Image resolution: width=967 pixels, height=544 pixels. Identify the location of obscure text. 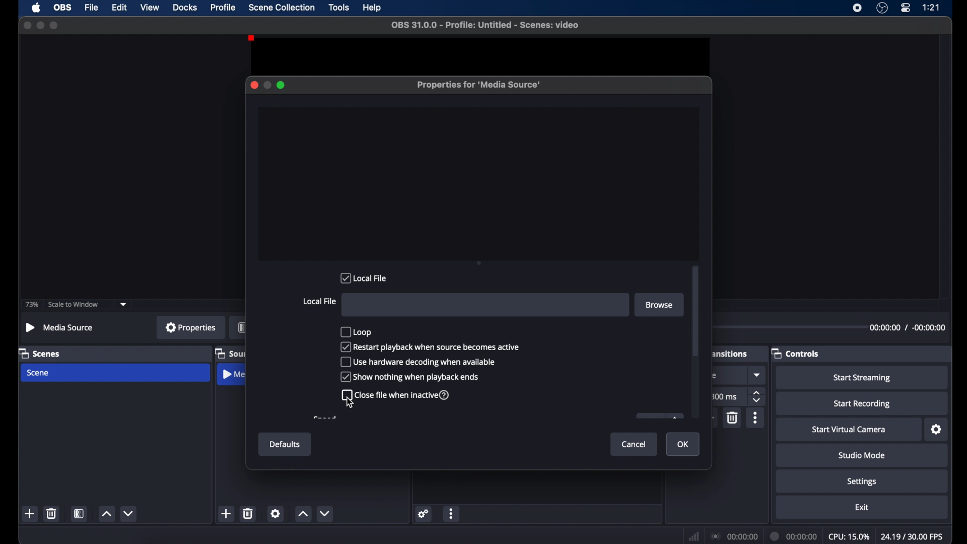
(323, 418).